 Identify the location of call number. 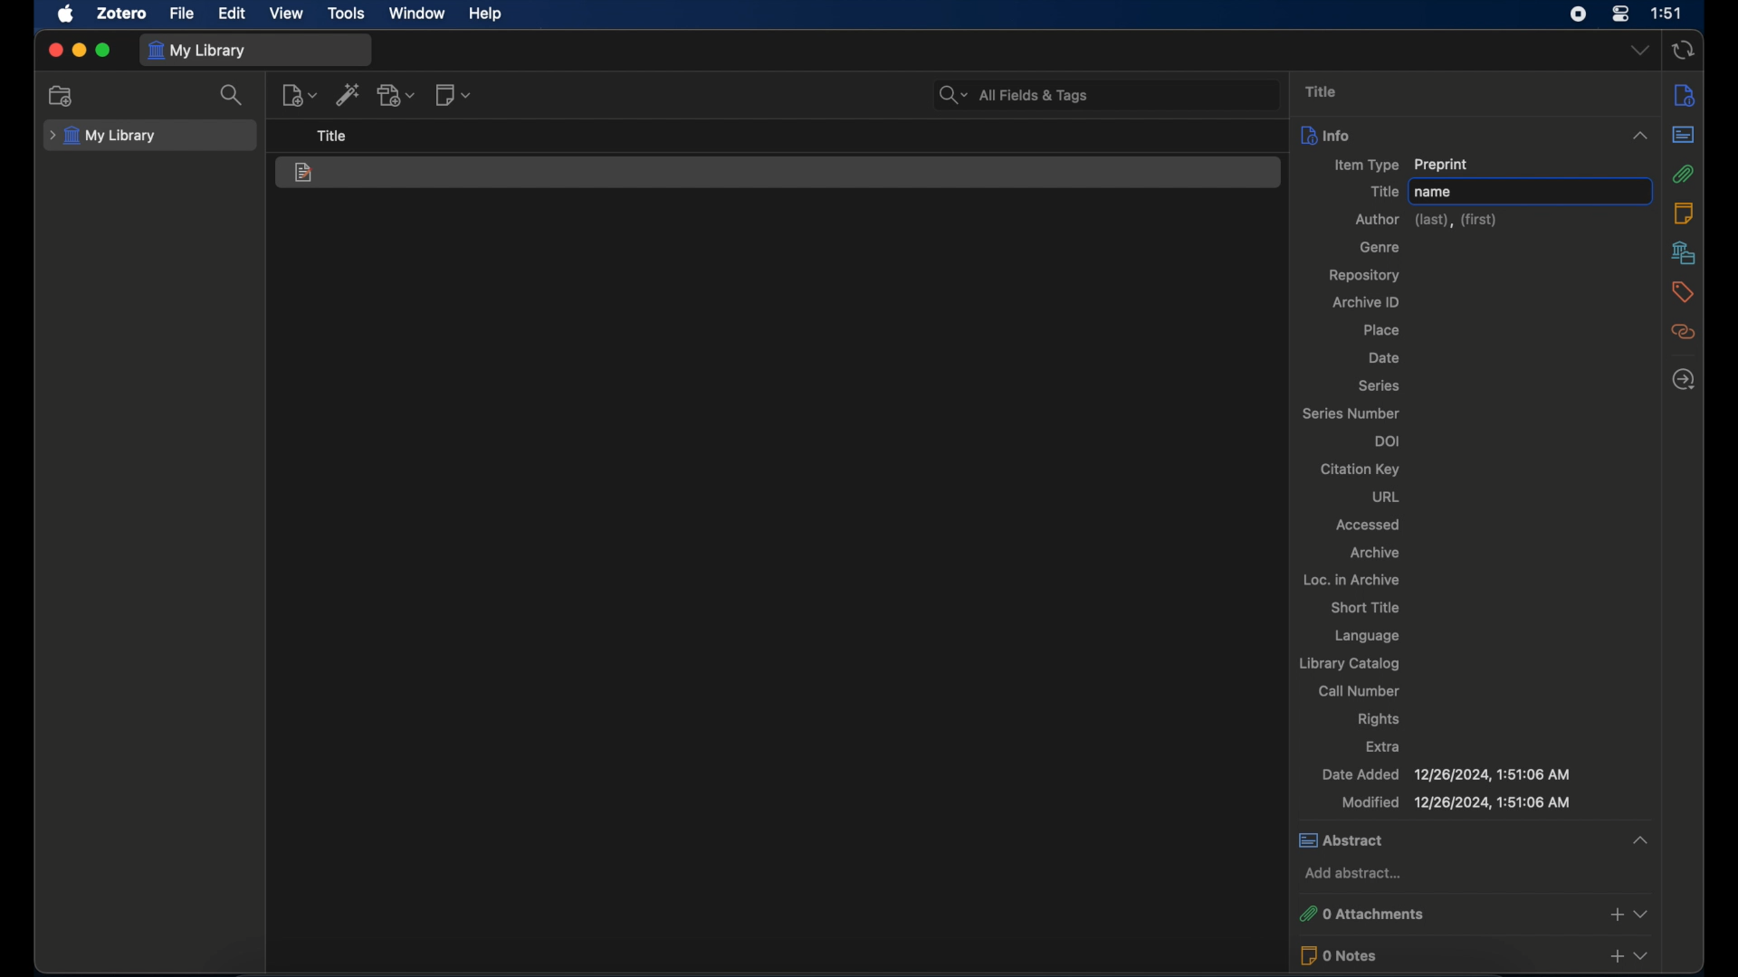
(1361, 691).